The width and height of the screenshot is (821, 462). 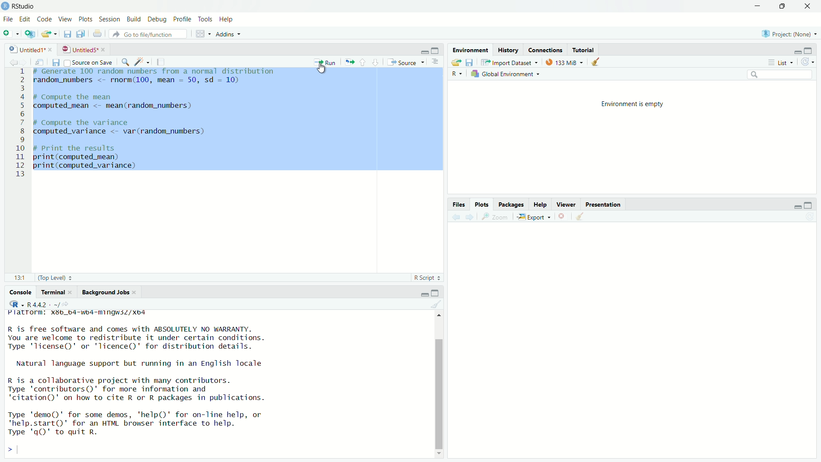 What do you see at coordinates (812, 204) in the screenshot?
I see `maximize` at bounding box center [812, 204].